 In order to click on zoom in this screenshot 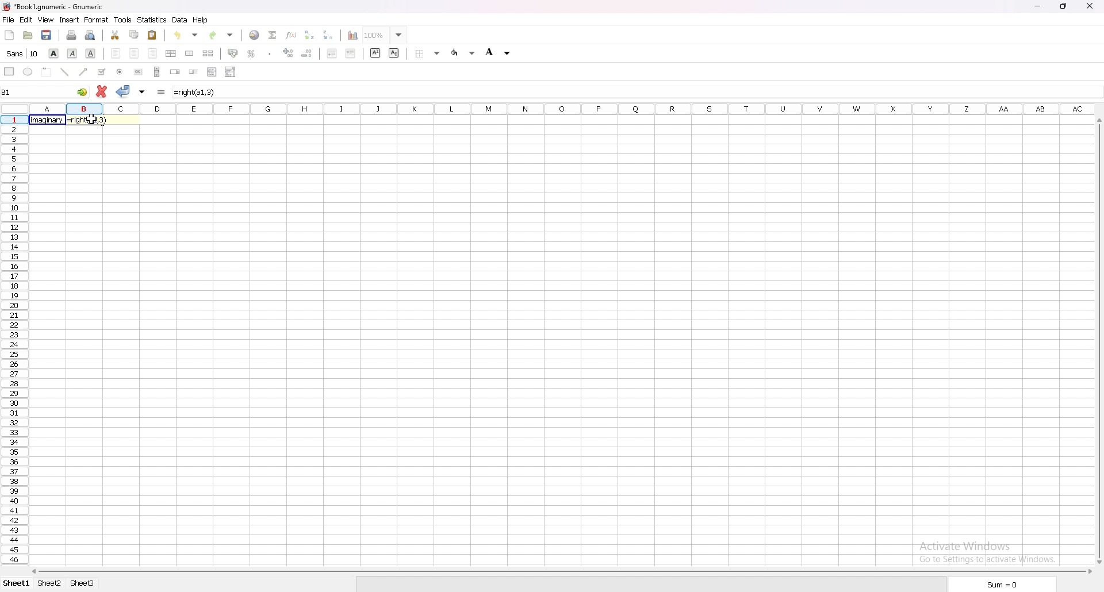, I will do `click(385, 34)`.